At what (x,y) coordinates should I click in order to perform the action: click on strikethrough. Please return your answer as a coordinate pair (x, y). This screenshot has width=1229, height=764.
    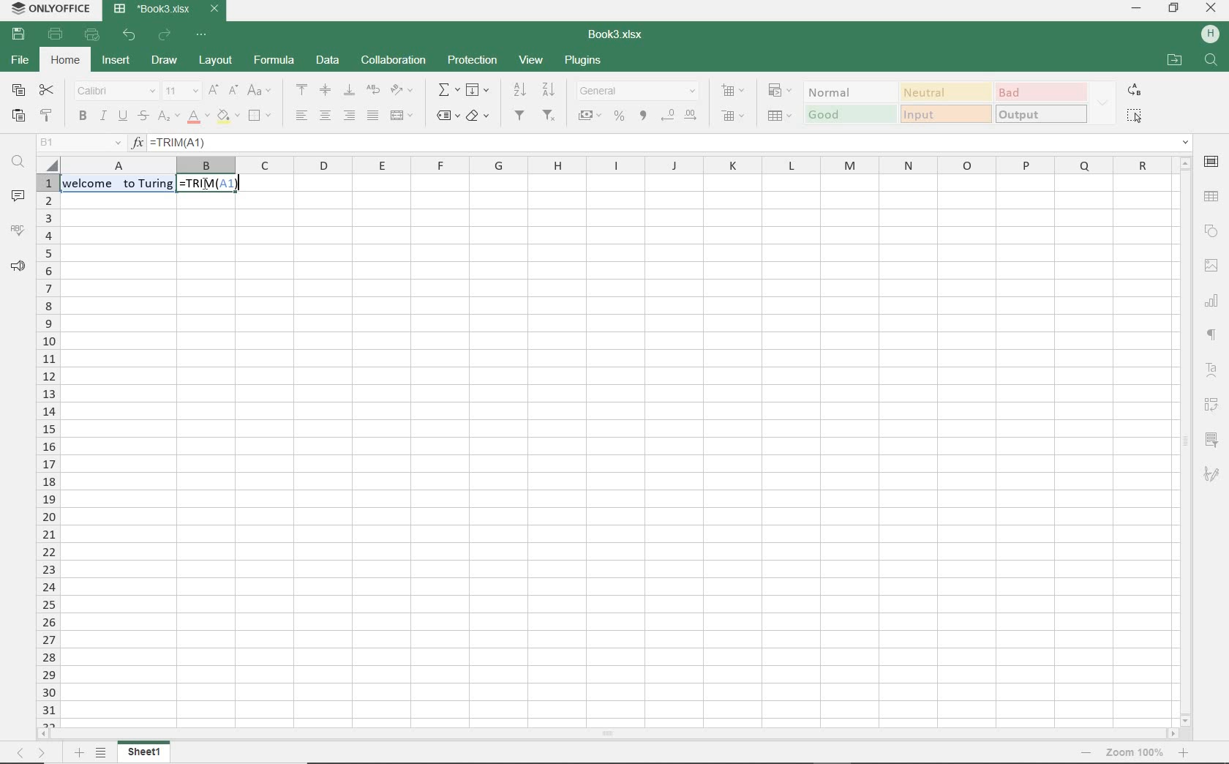
    Looking at the image, I should click on (144, 117).